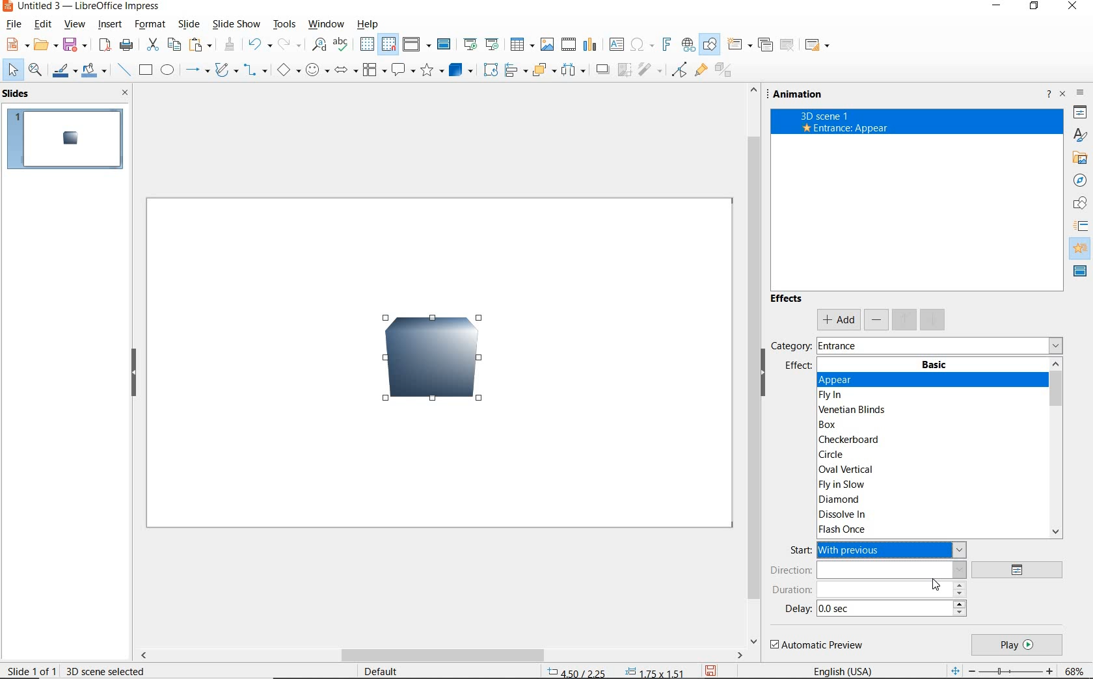 The height and width of the screenshot is (679, 1093). I want to click on show gluepoint functions, so click(701, 72).